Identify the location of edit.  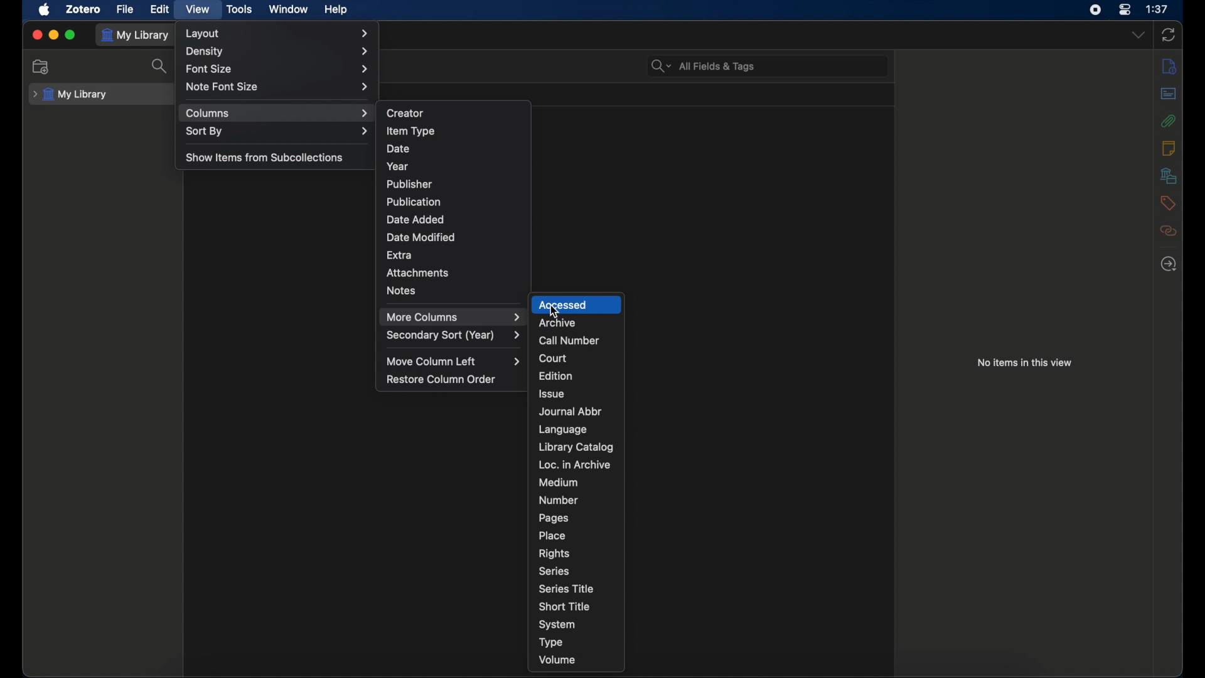
(161, 9).